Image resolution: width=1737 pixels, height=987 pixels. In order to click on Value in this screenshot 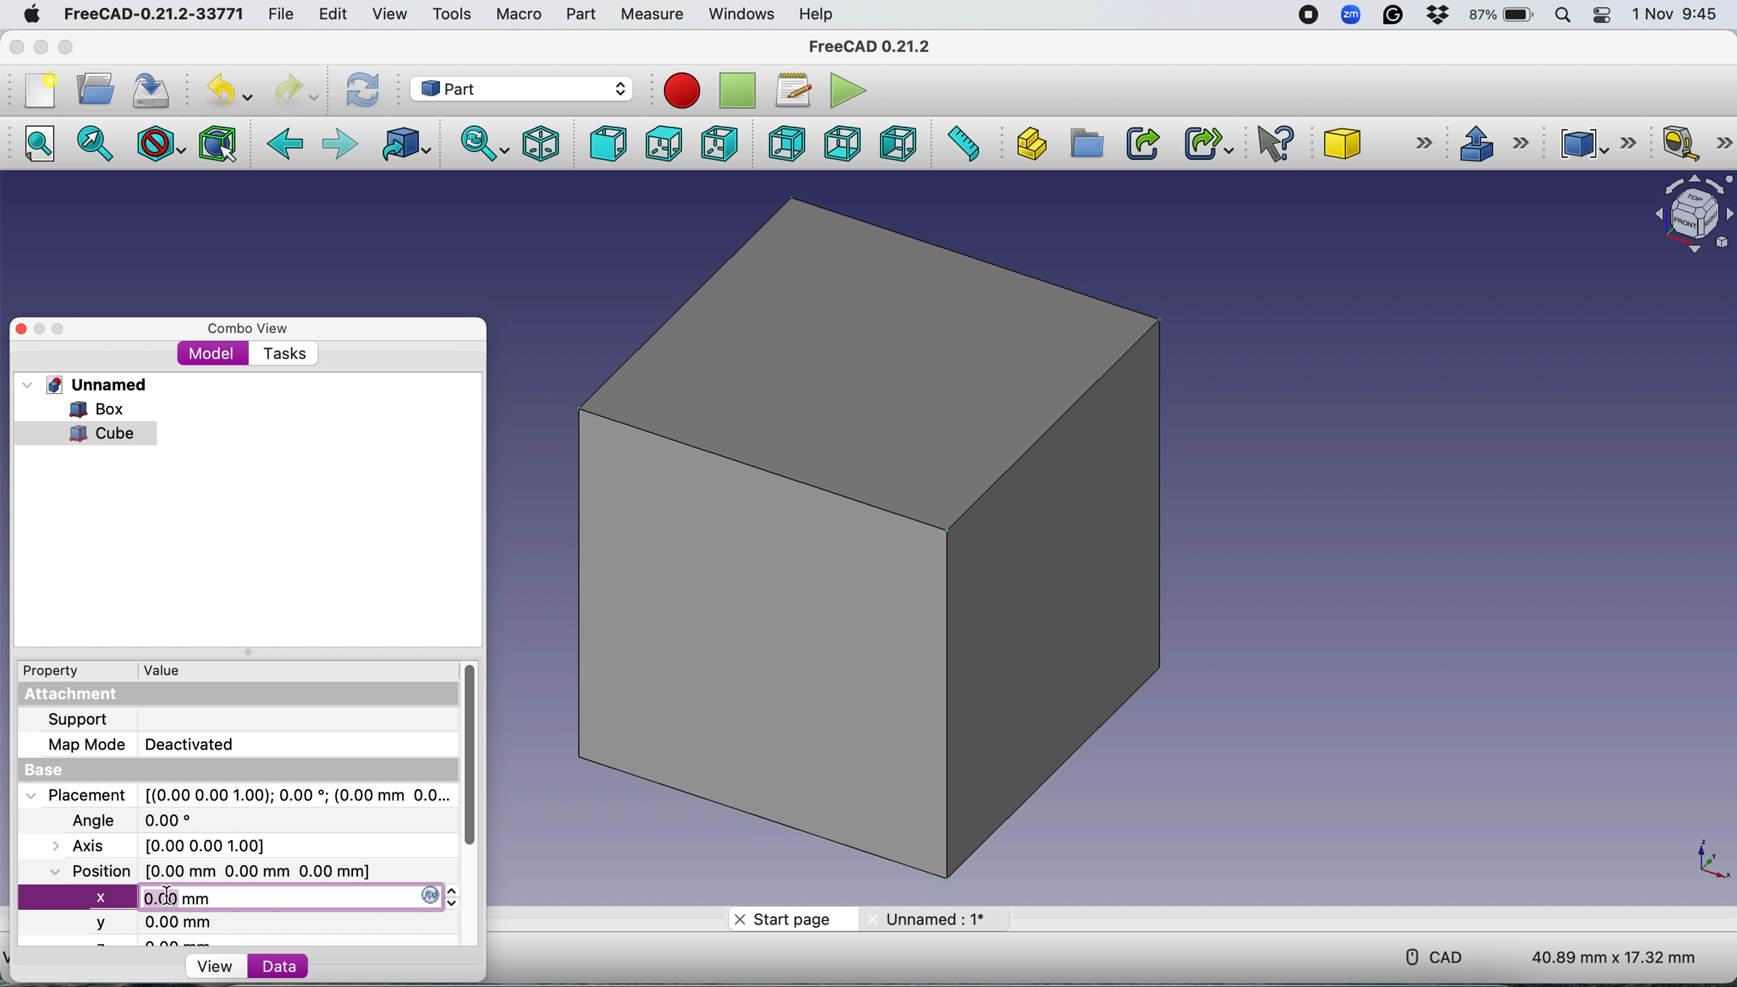, I will do `click(167, 669)`.